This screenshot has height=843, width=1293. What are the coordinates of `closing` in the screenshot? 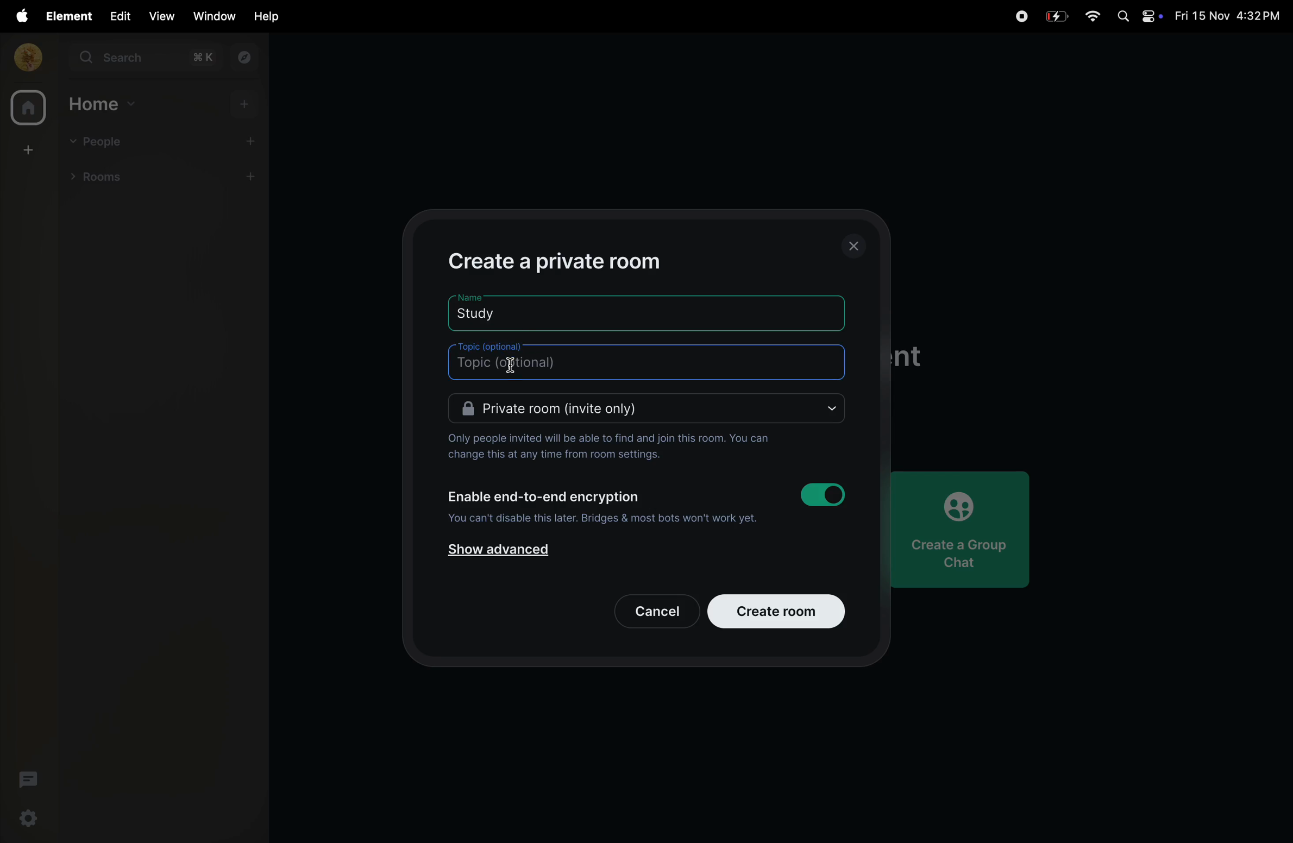 It's located at (857, 245).